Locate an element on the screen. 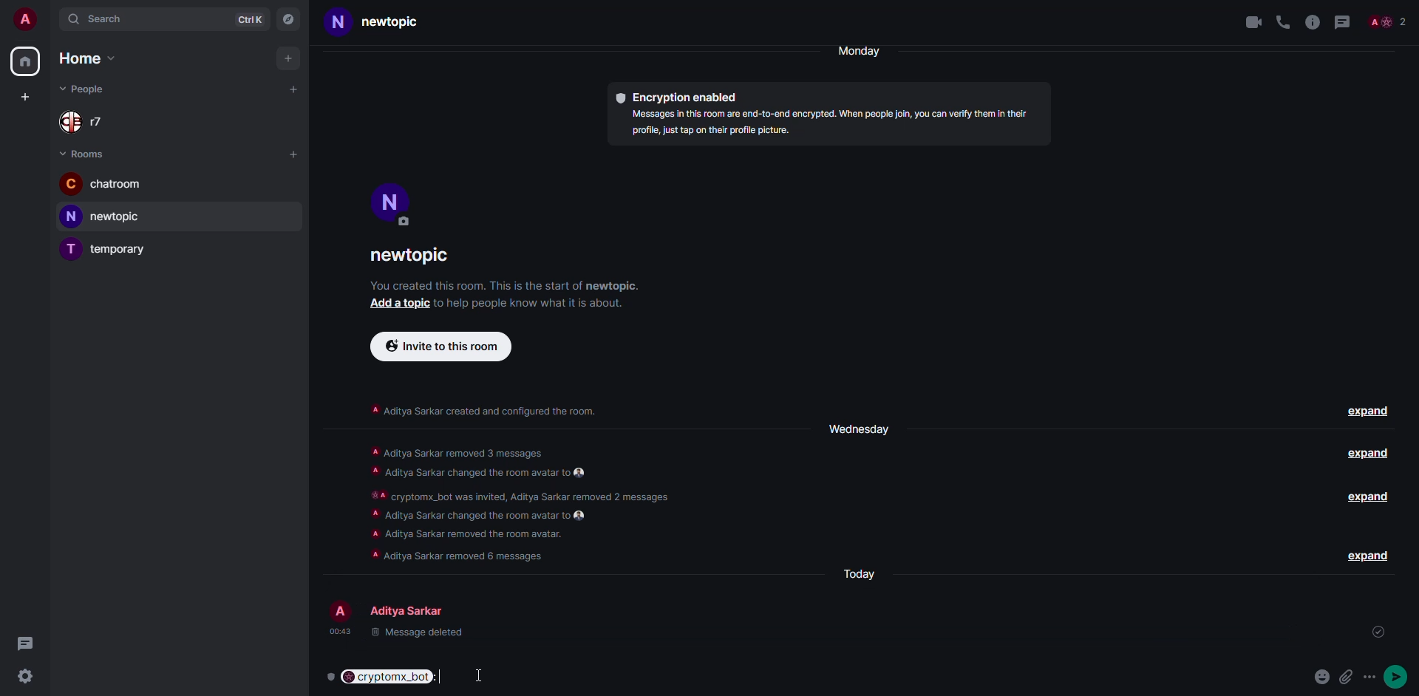 This screenshot has height=696, width=1419. message deleted is located at coordinates (405, 636).